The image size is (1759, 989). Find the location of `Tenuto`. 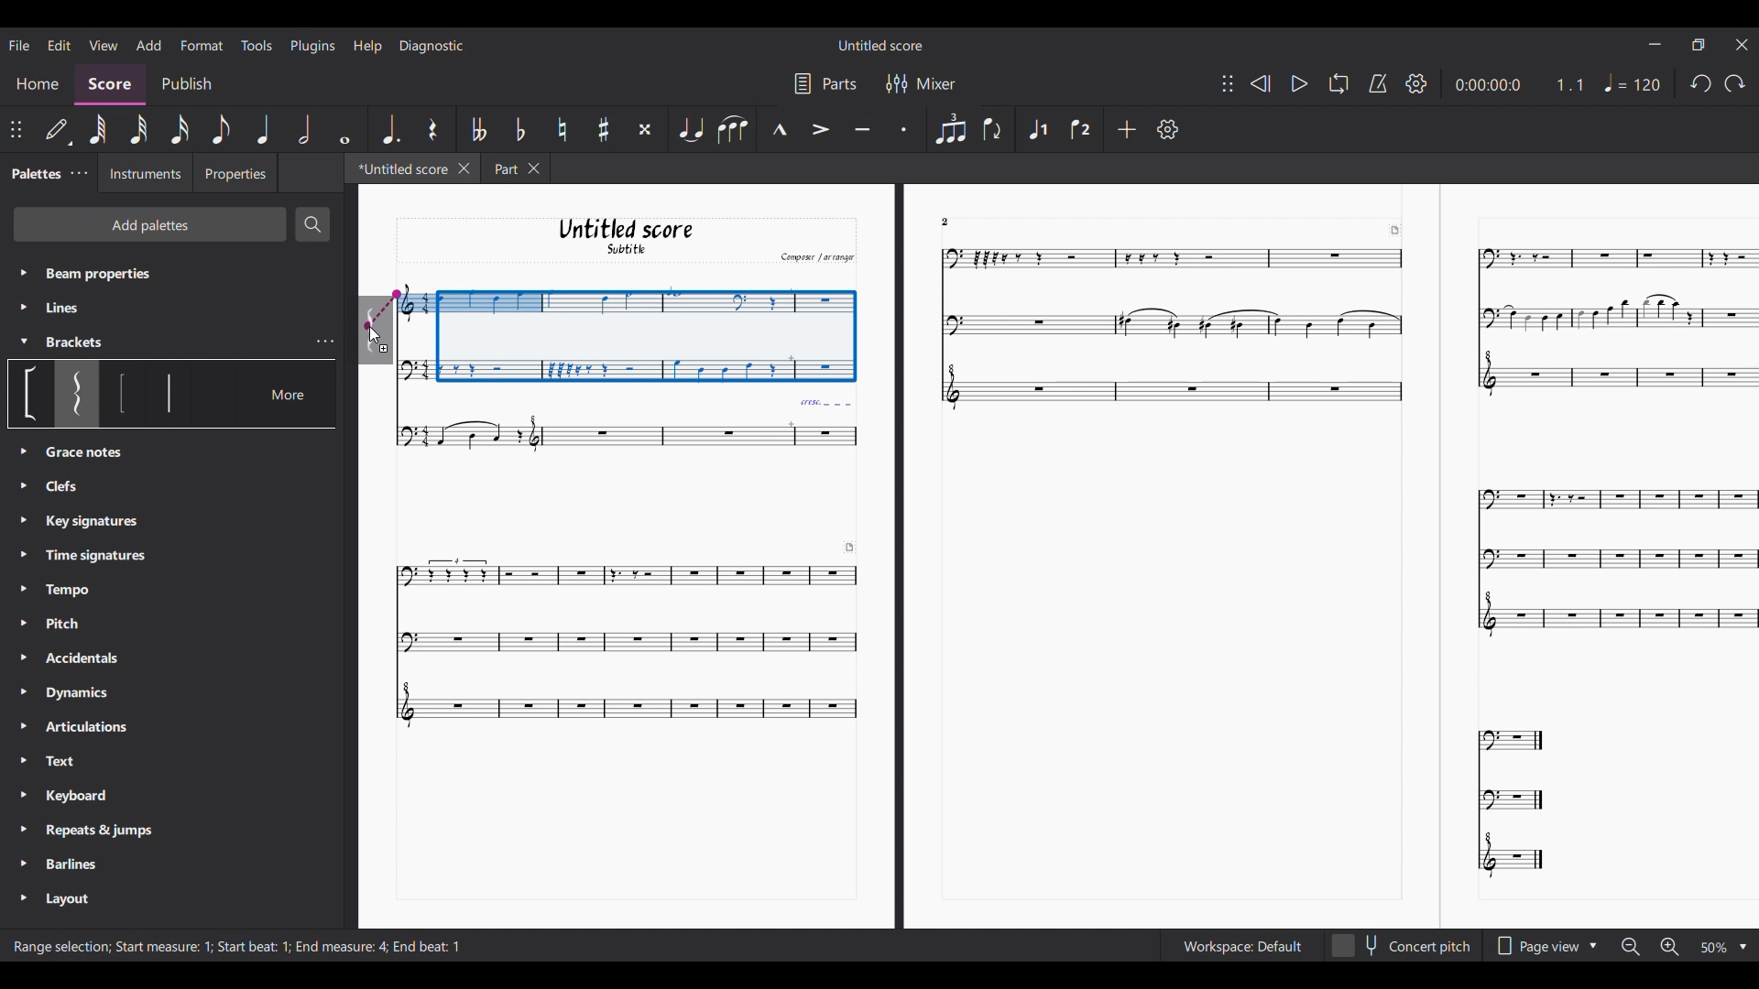

Tenuto is located at coordinates (861, 127).